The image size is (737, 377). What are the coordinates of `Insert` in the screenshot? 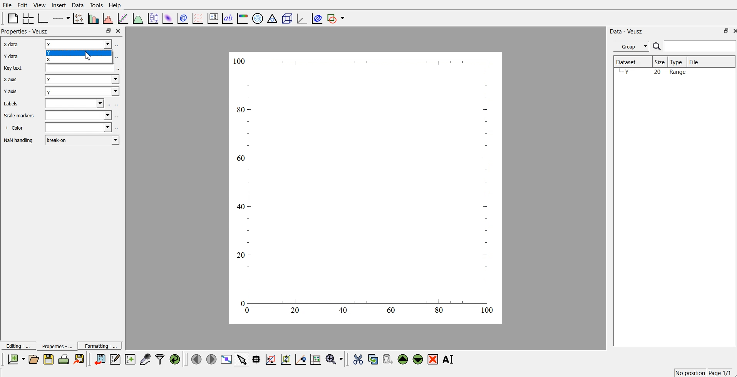 It's located at (58, 5).